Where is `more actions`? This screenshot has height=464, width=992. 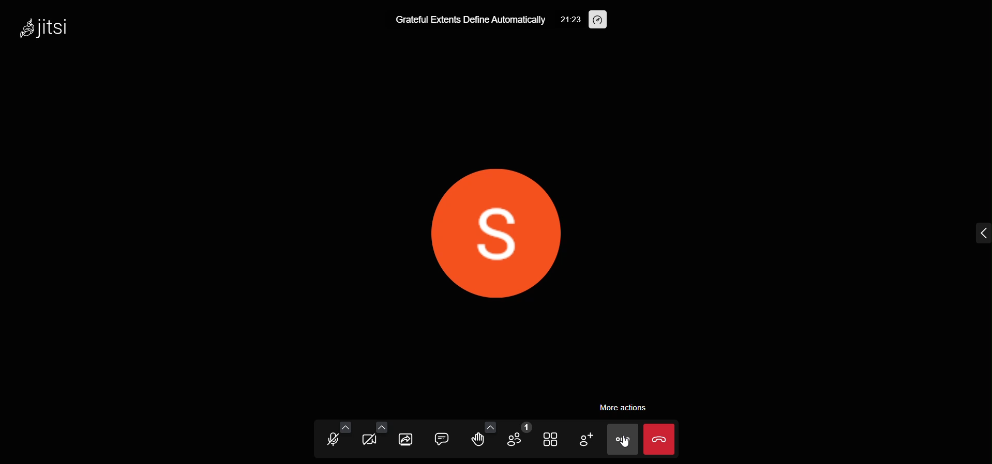 more actions is located at coordinates (622, 407).